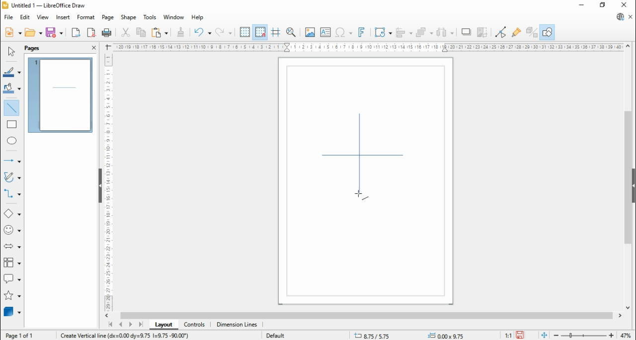 The width and height of the screenshot is (636, 340). I want to click on save, so click(55, 32).